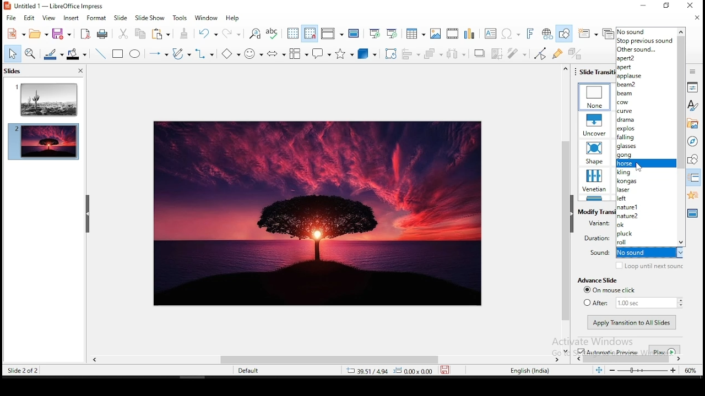 This screenshot has width=705, height=396. I want to click on block arrows, so click(277, 54).